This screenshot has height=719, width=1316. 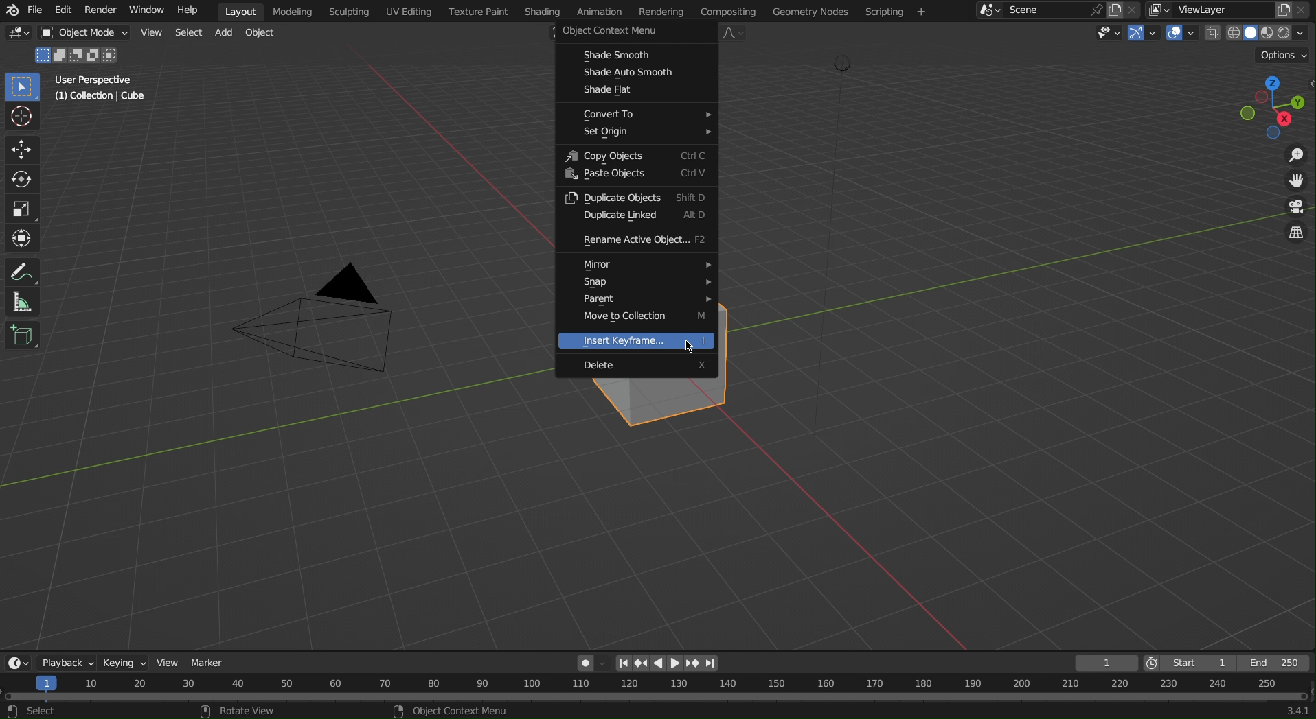 I want to click on UV Editing, so click(x=407, y=12).